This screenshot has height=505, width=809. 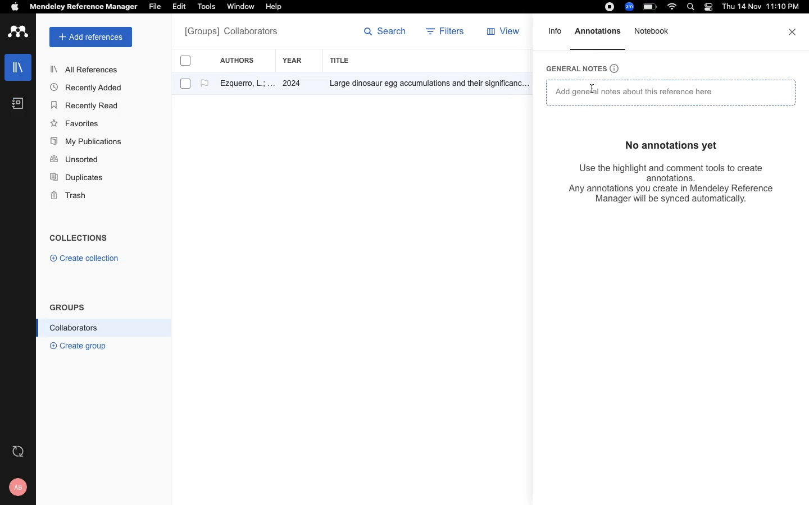 I want to click on libraries, so click(x=17, y=66).